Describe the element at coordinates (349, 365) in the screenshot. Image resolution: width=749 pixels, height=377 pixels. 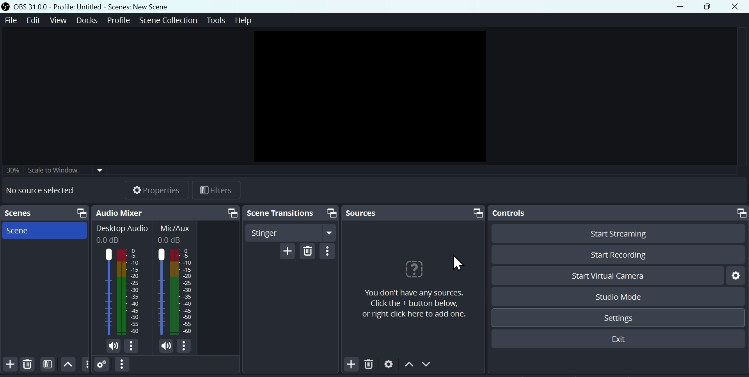
I see `Add` at that location.